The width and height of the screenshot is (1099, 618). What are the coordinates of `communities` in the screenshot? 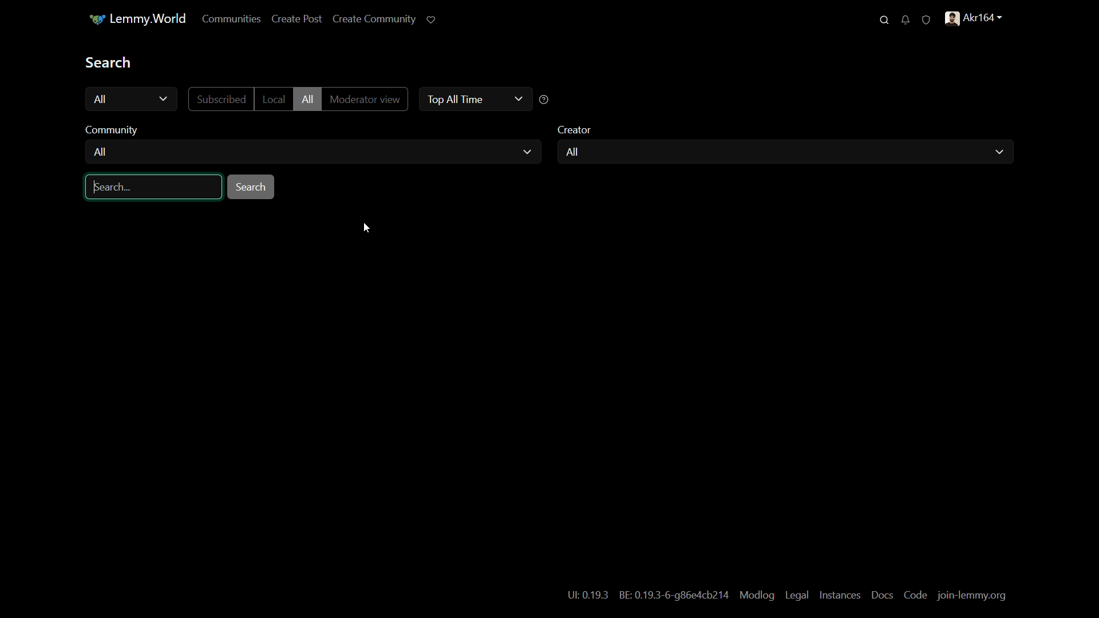 It's located at (232, 19).